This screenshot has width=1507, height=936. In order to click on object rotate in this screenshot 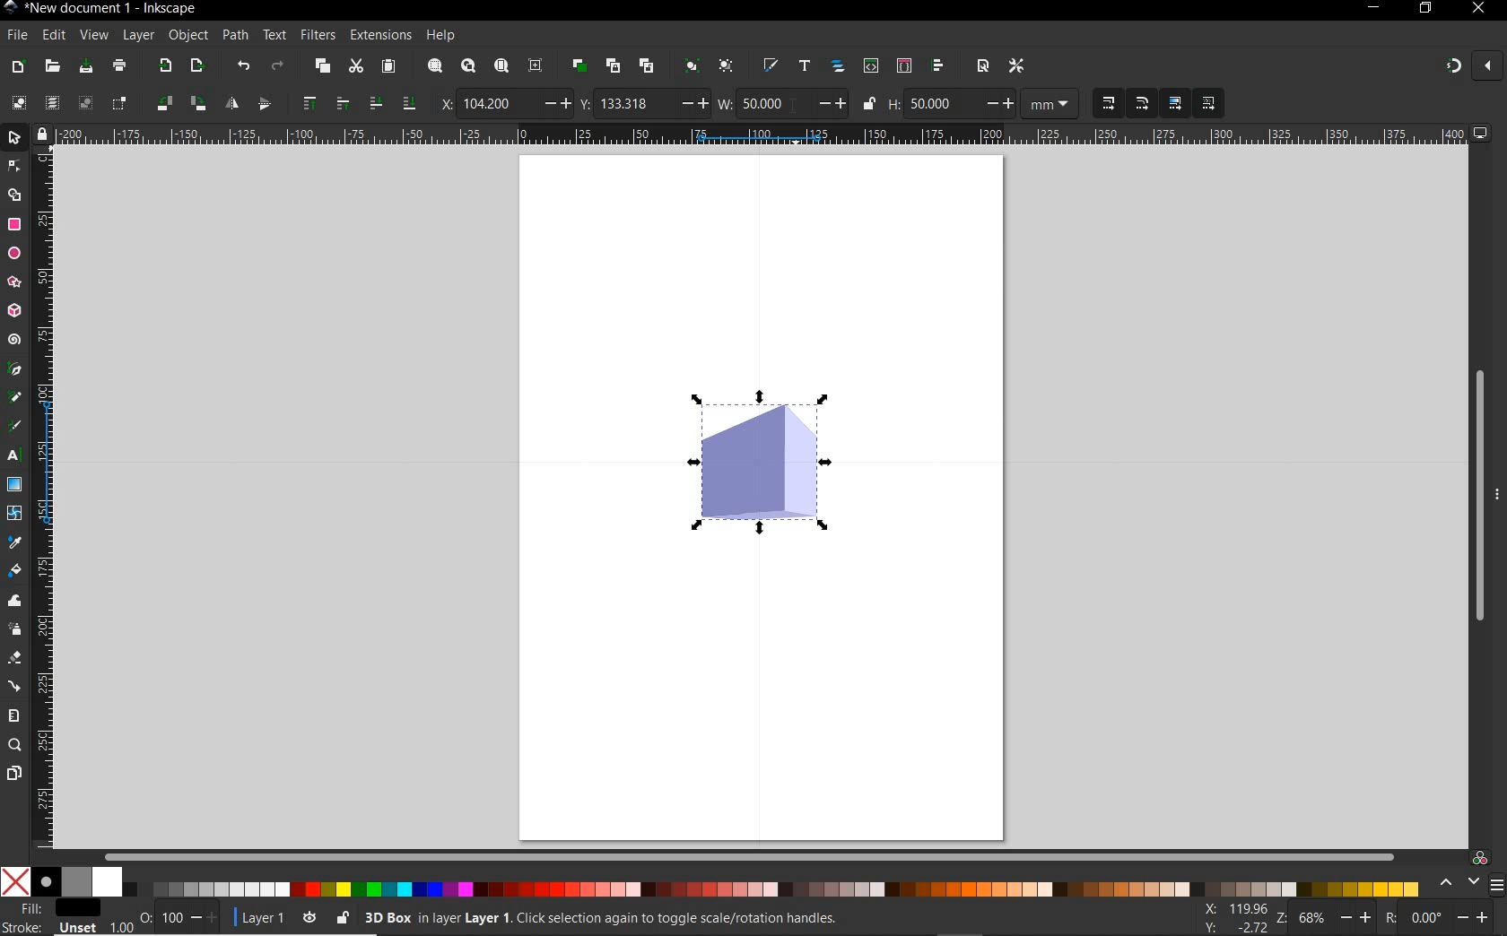, I will do `click(162, 103)`.